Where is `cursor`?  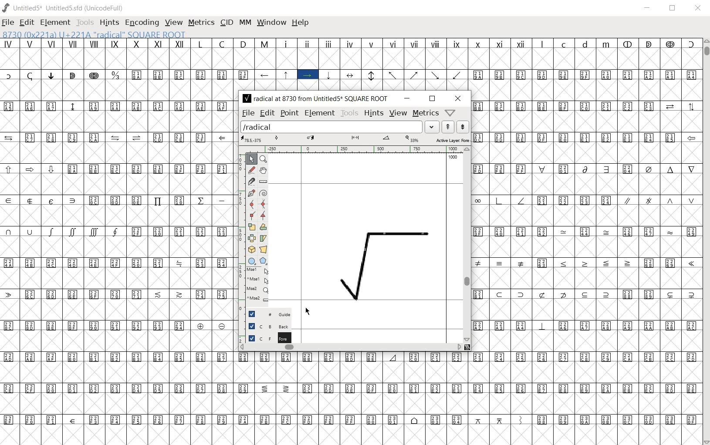
cursor is located at coordinates (308, 313).